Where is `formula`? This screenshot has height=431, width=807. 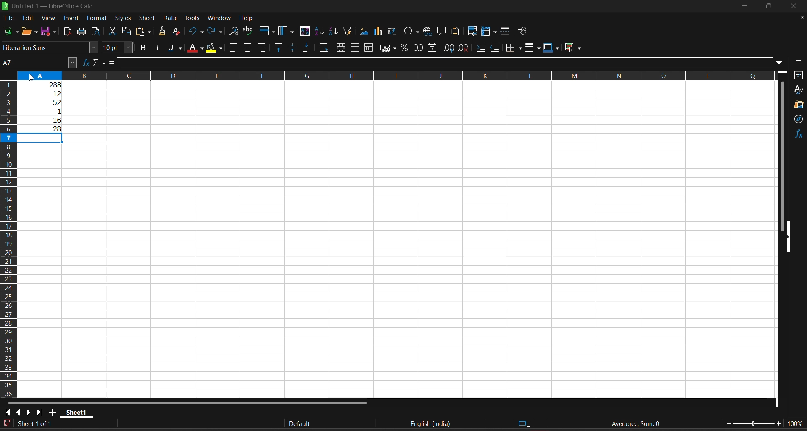
formula is located at coordinates (638, 425).